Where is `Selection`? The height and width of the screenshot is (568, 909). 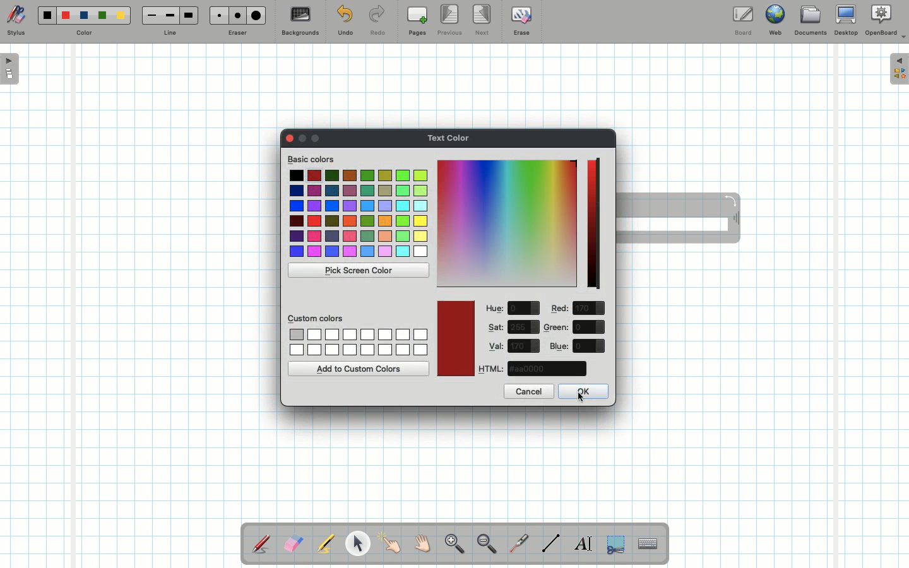
Selection is located at coordinates (614, 543).